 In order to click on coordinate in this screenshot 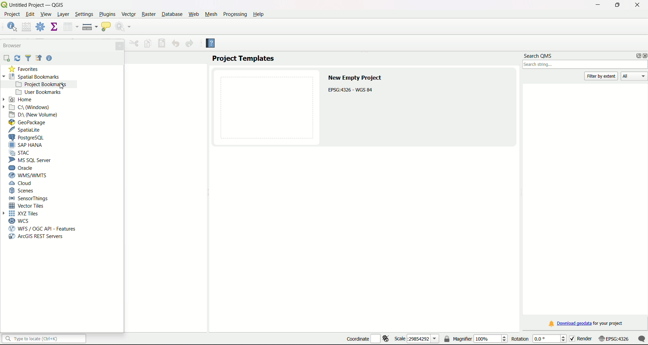, I will do `click(367, 337)`.